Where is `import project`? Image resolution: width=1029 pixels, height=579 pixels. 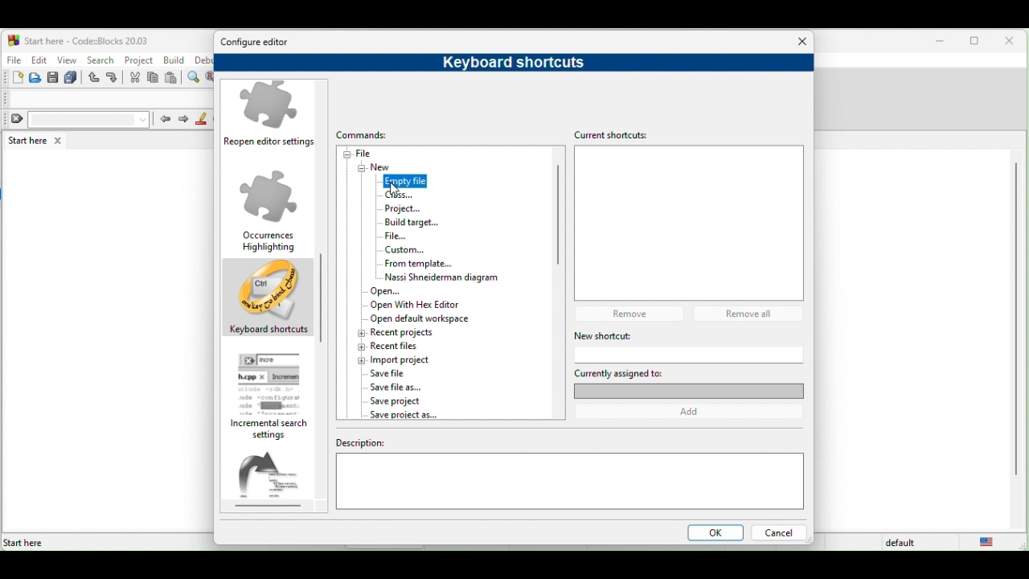 import project is located at coordinates (400, 359).